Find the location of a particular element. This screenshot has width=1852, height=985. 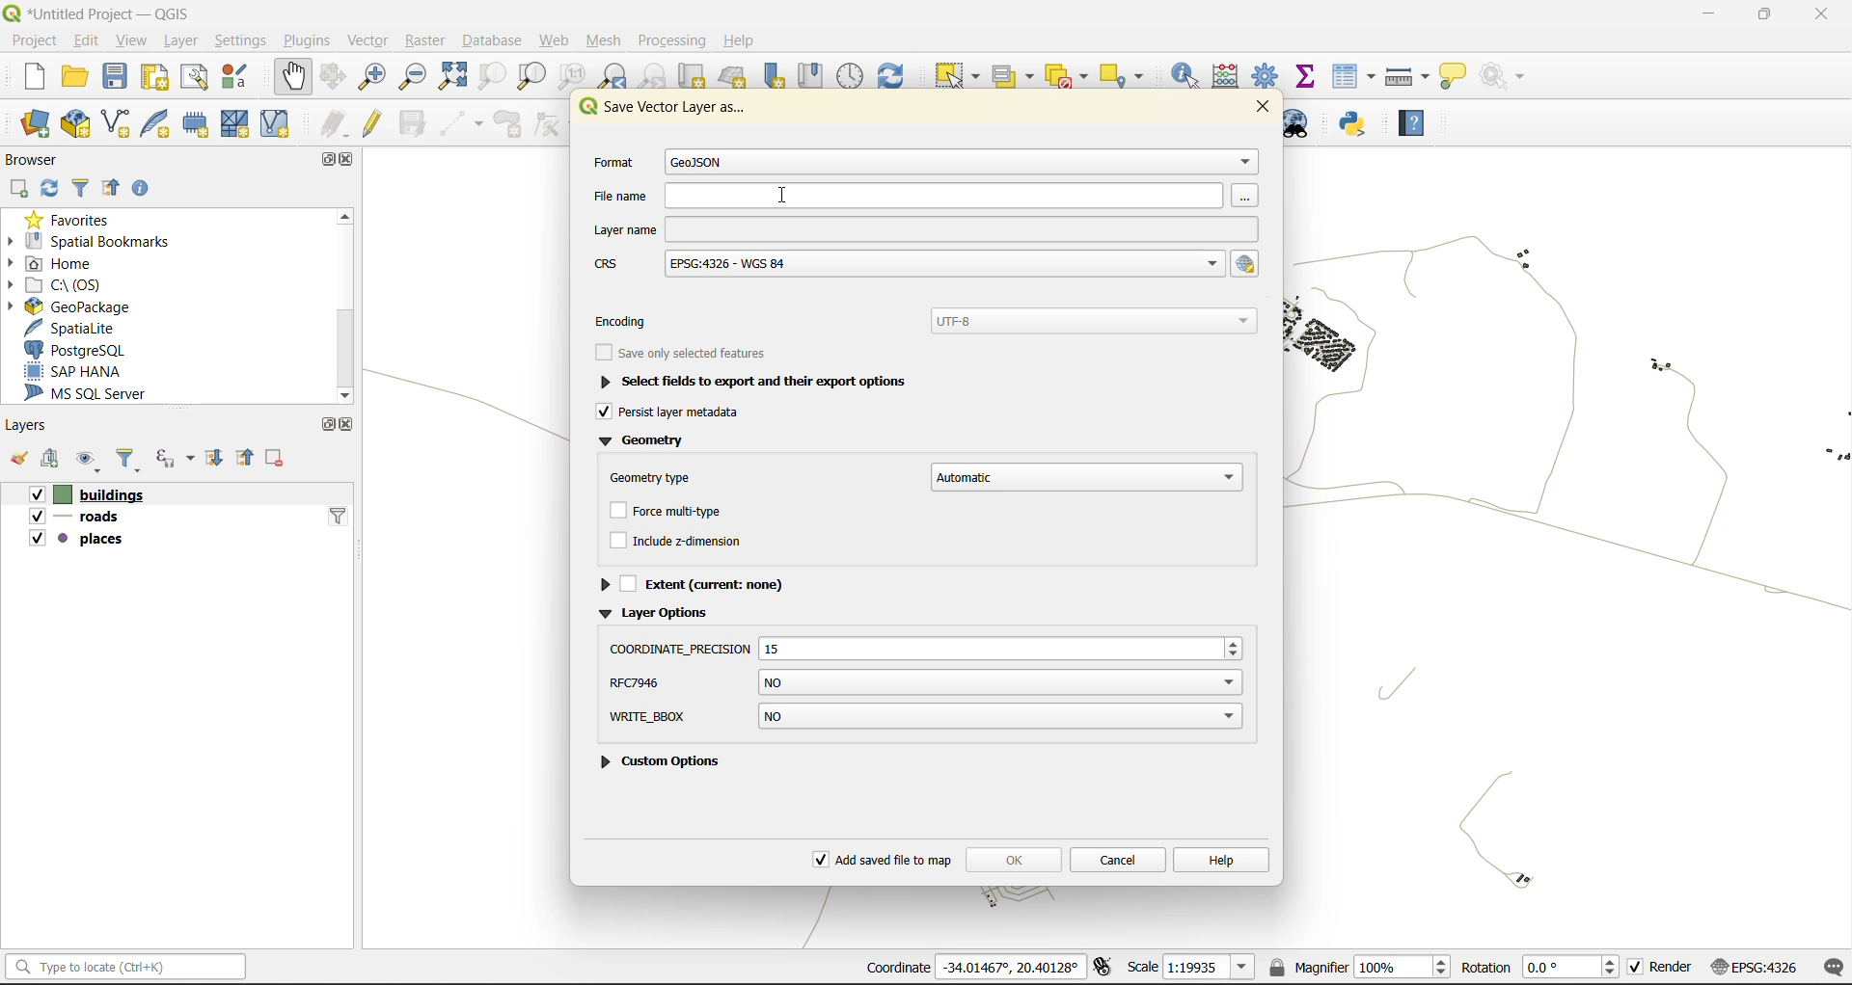

edits is located at coordinates (335, 121).